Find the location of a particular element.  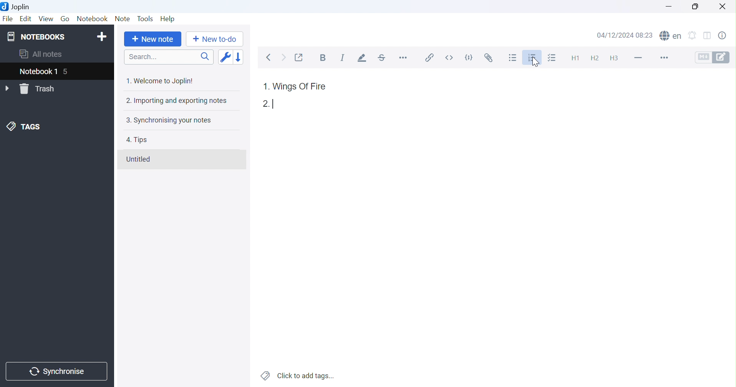

5 is located at coordinates (70, 72).